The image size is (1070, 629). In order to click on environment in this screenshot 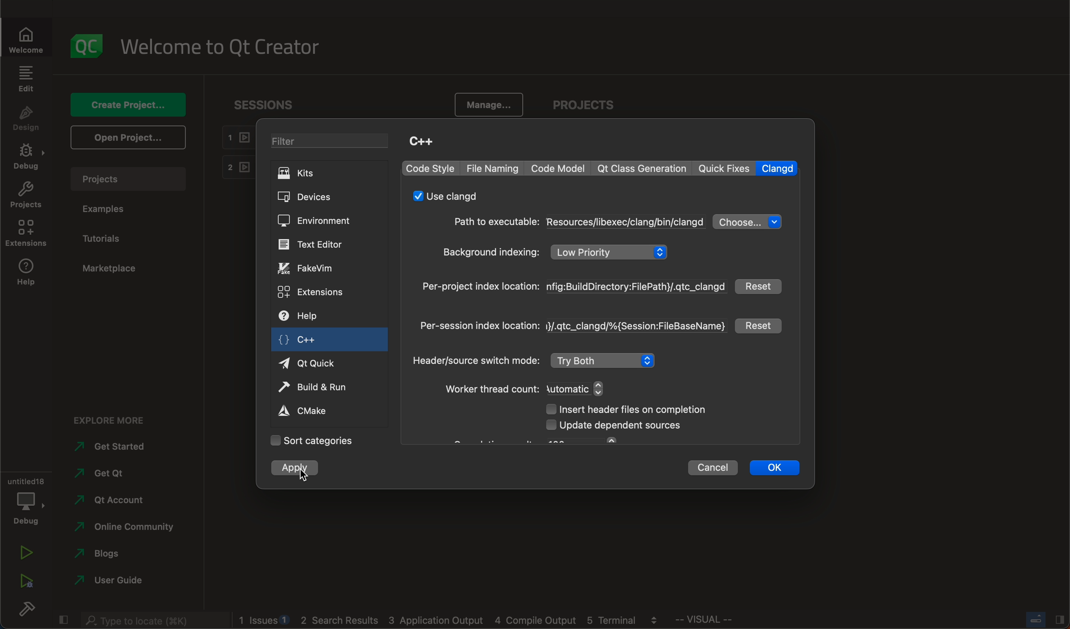, I will do `click(319, 221)`.